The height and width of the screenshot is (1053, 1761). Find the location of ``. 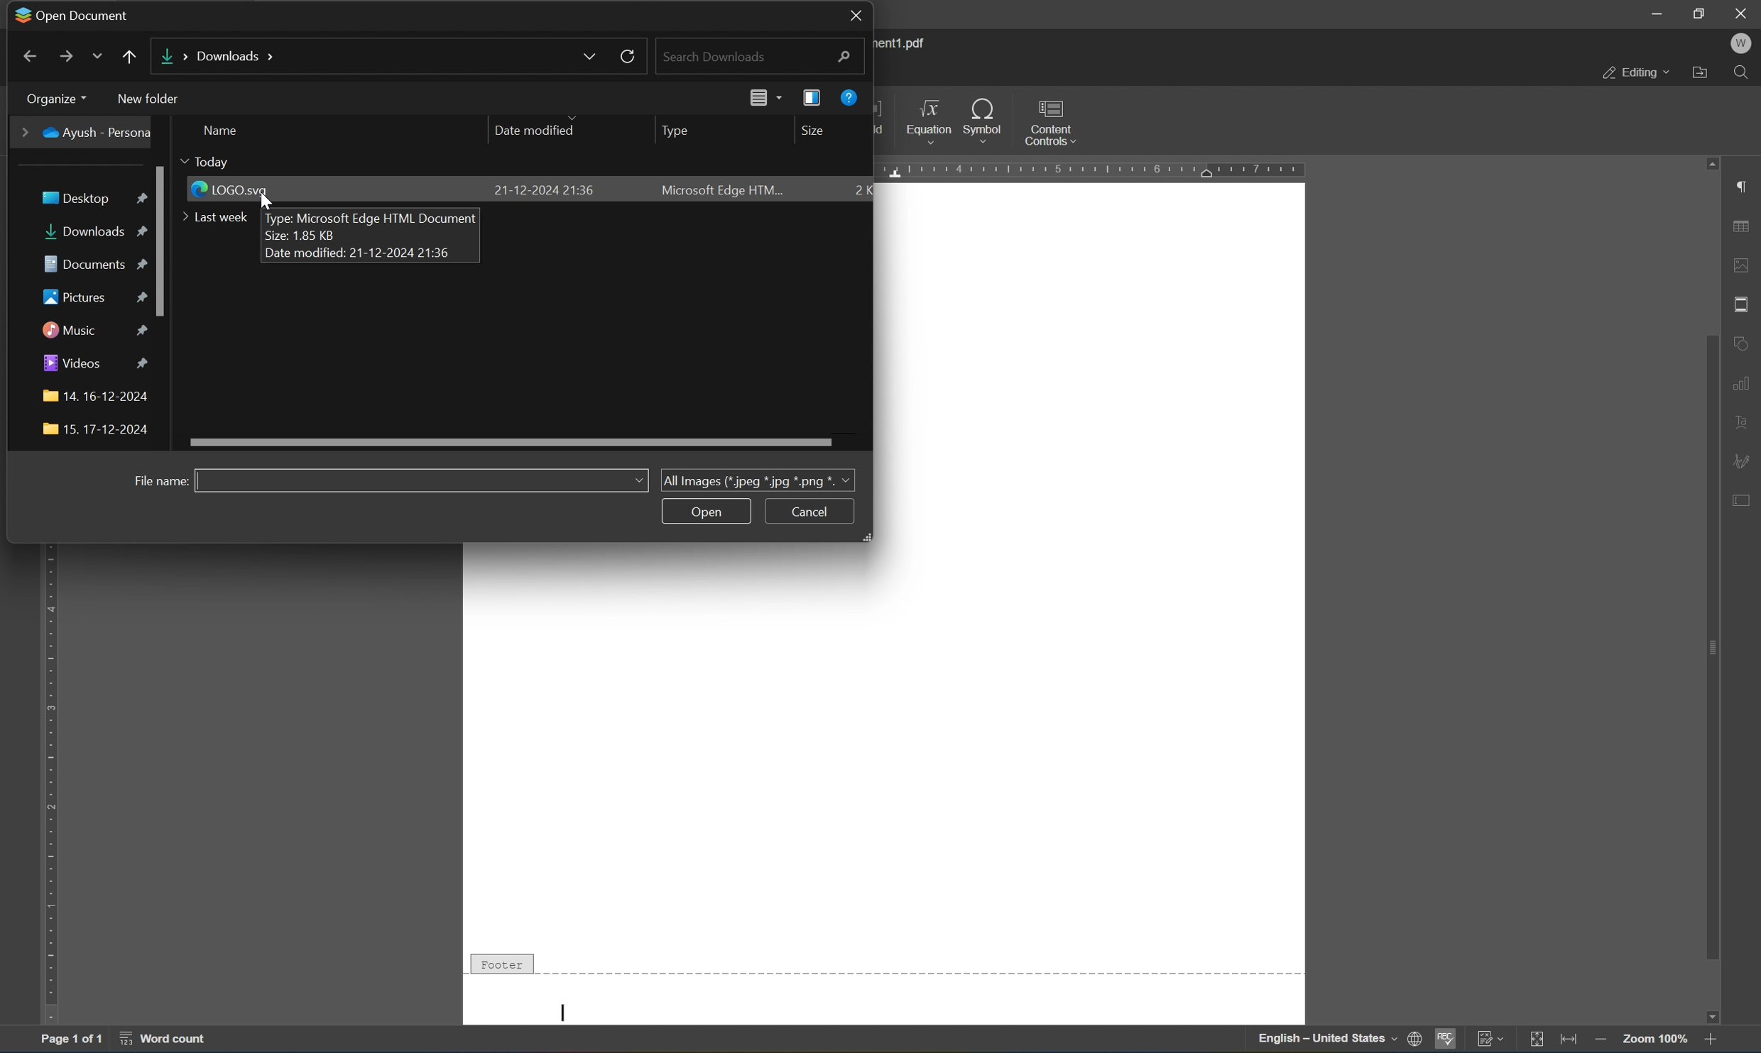

 is located at coordinates (1720, 1015).